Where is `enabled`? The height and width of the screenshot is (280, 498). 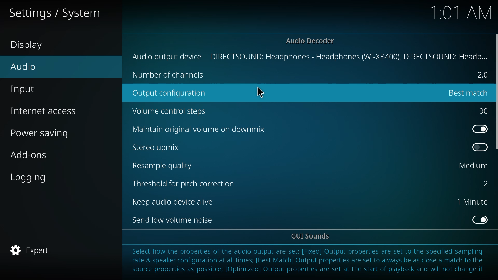
enabled is located at coordinates (479, 128).